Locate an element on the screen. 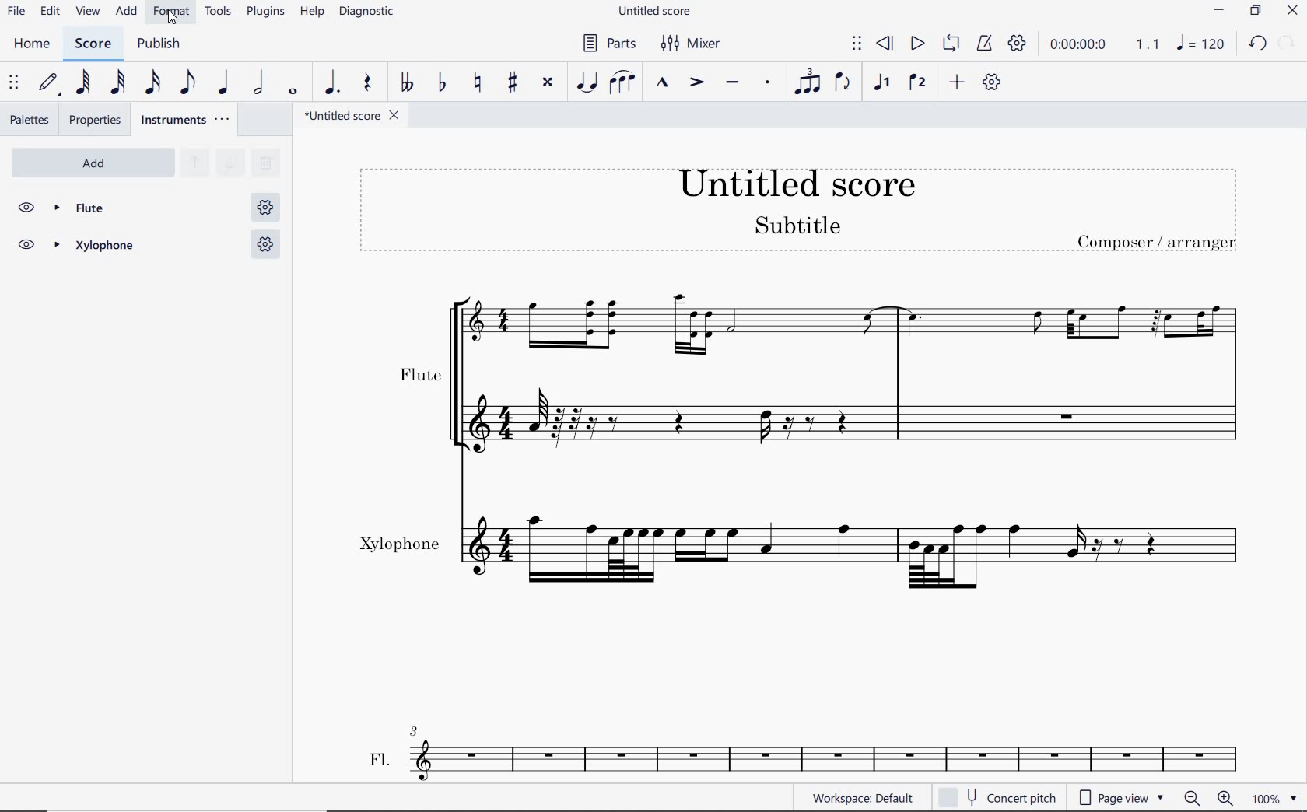 This screenshot has height=812, width=1307. MINIMIZE is located at coordinates (1218, 10).